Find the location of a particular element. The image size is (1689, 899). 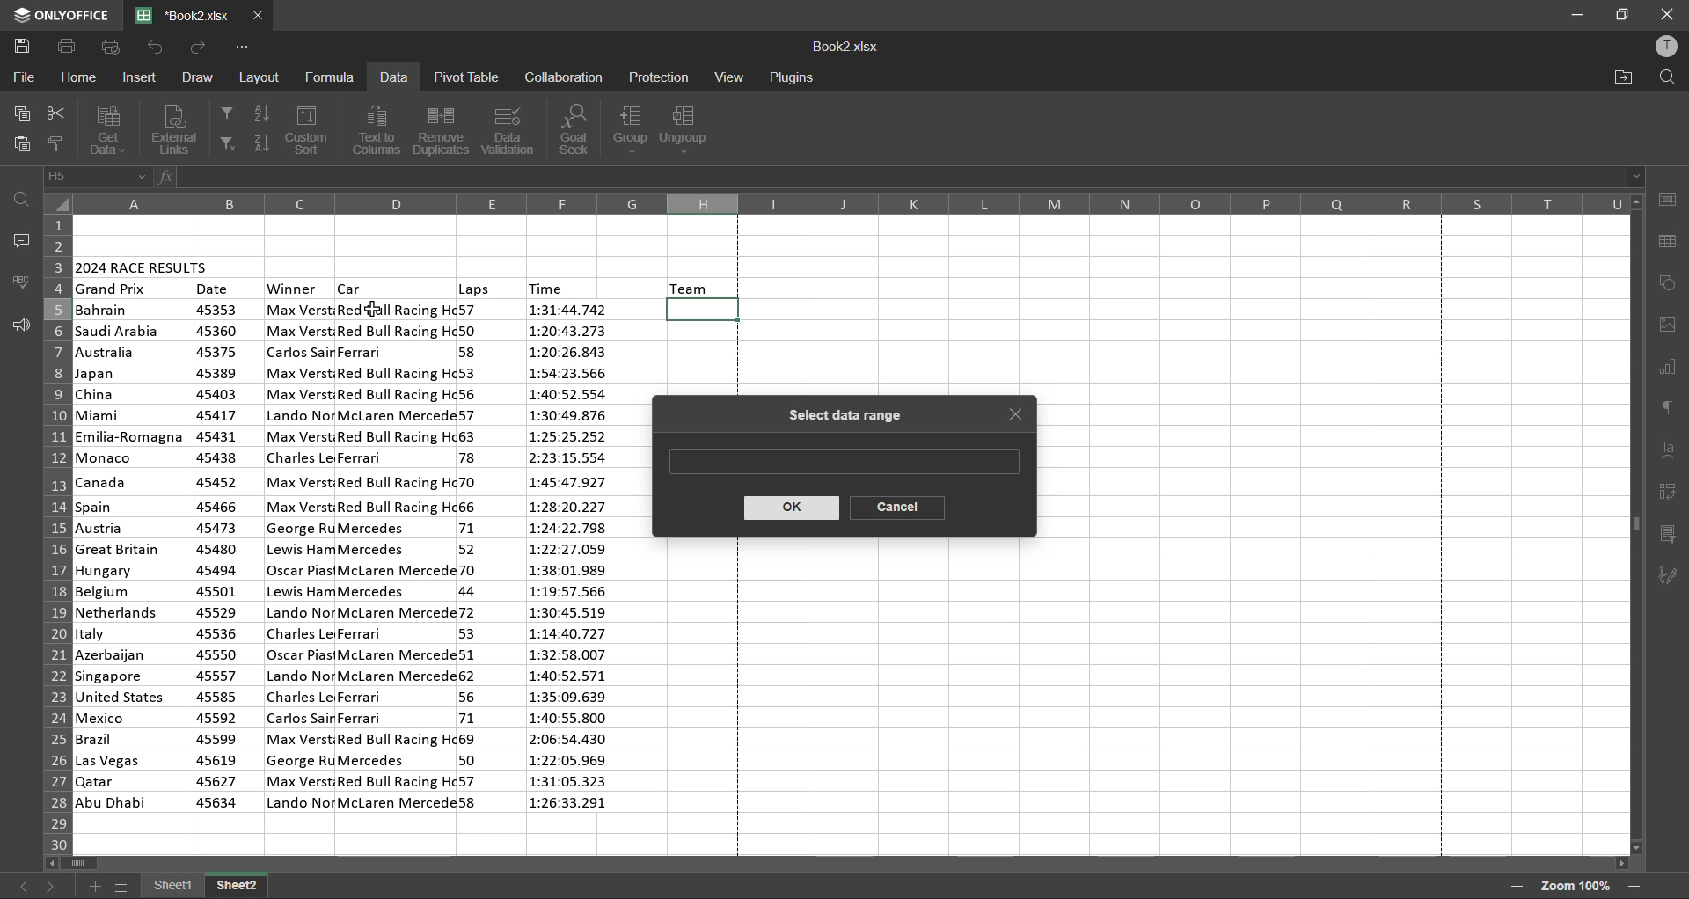

data is located at coordinates (393, 79).